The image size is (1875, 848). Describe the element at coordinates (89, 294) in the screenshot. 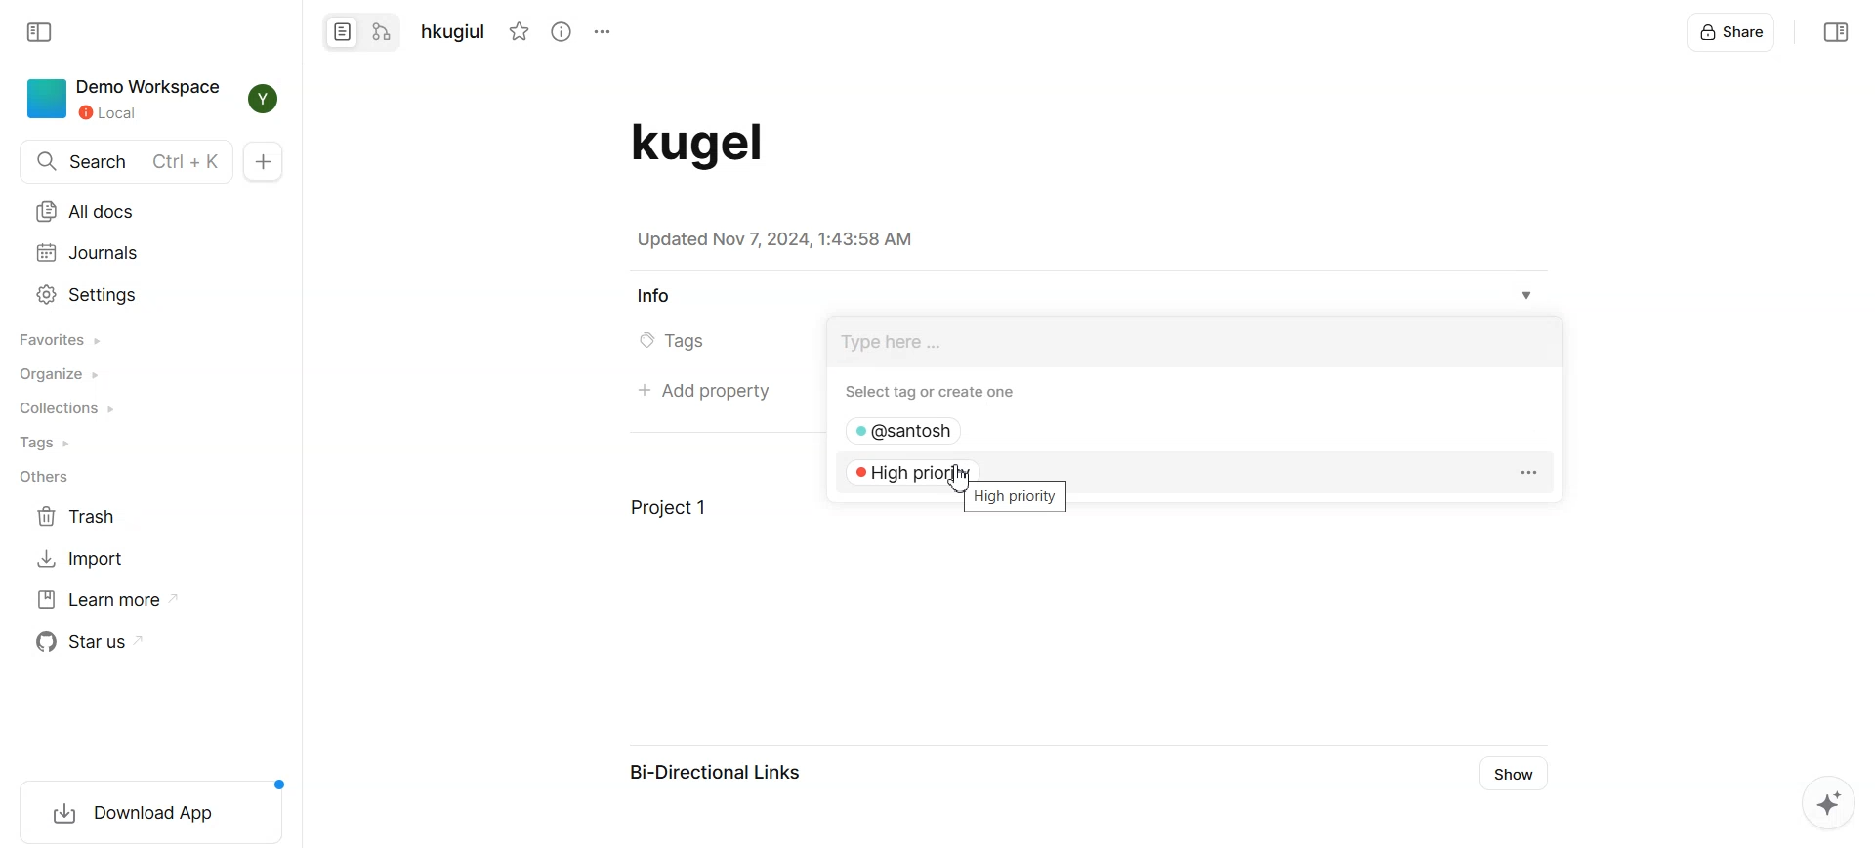

I see `Settings` at that location.